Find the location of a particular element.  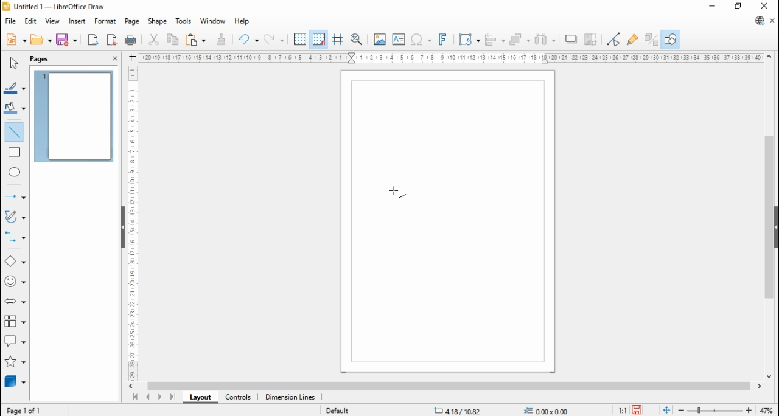

insert image is located at coordinates (379, 39).